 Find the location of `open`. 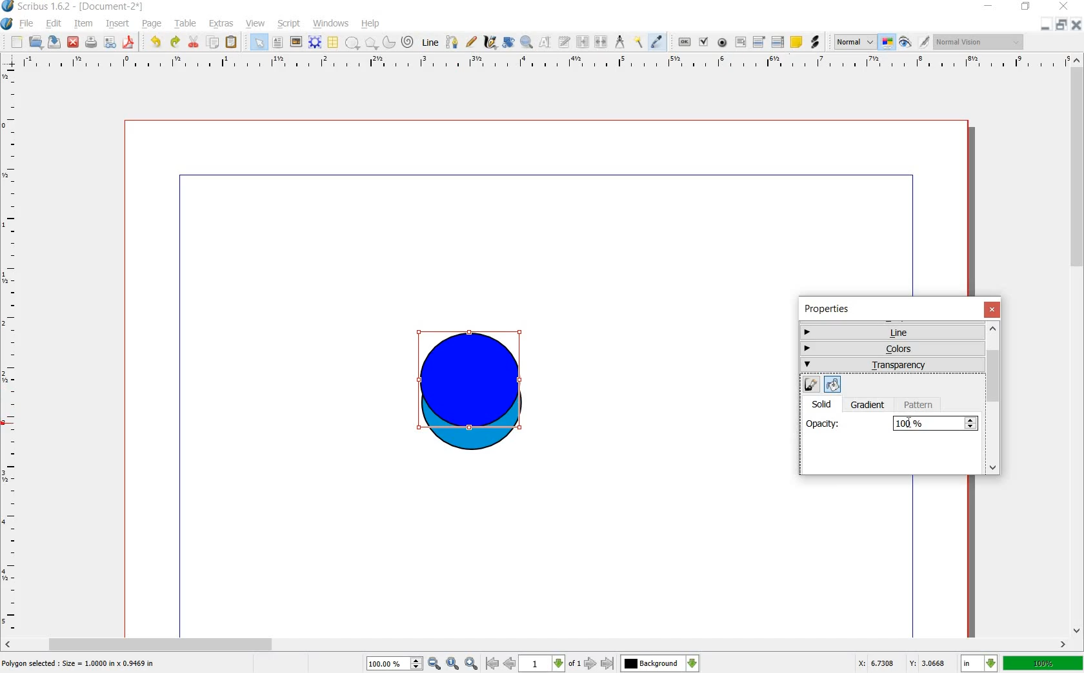

open is located at coordinates (35, 42).